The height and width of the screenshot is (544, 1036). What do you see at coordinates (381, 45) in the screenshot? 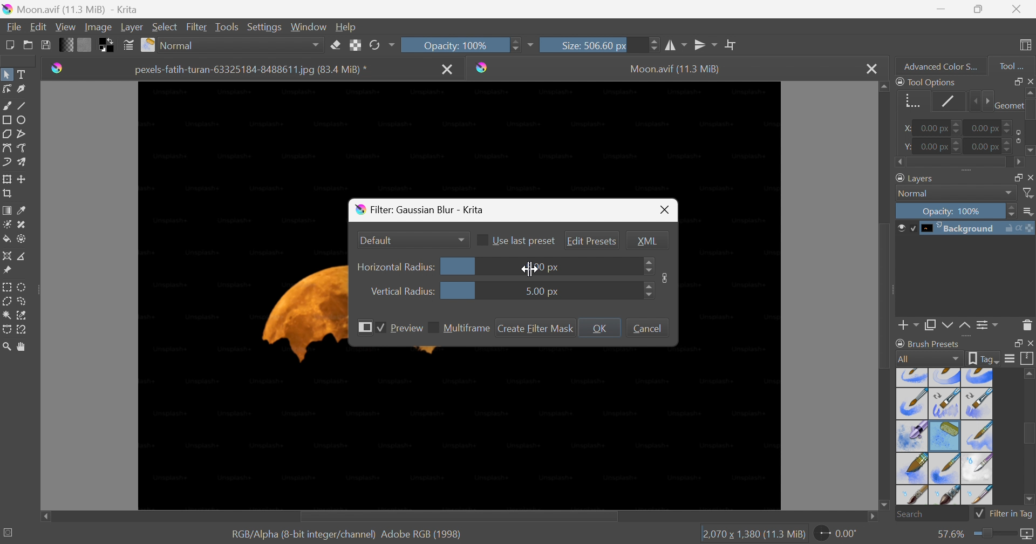
I see `Reload original preset` at bounding box center [381, 45].